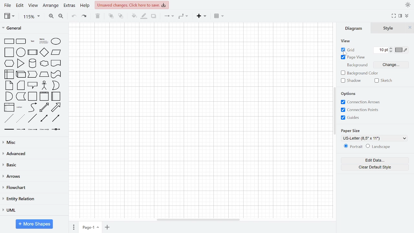  What do you see at coordinates (169, 16) in the screenshot?
I see `connector` at bounding box center [169, 16].